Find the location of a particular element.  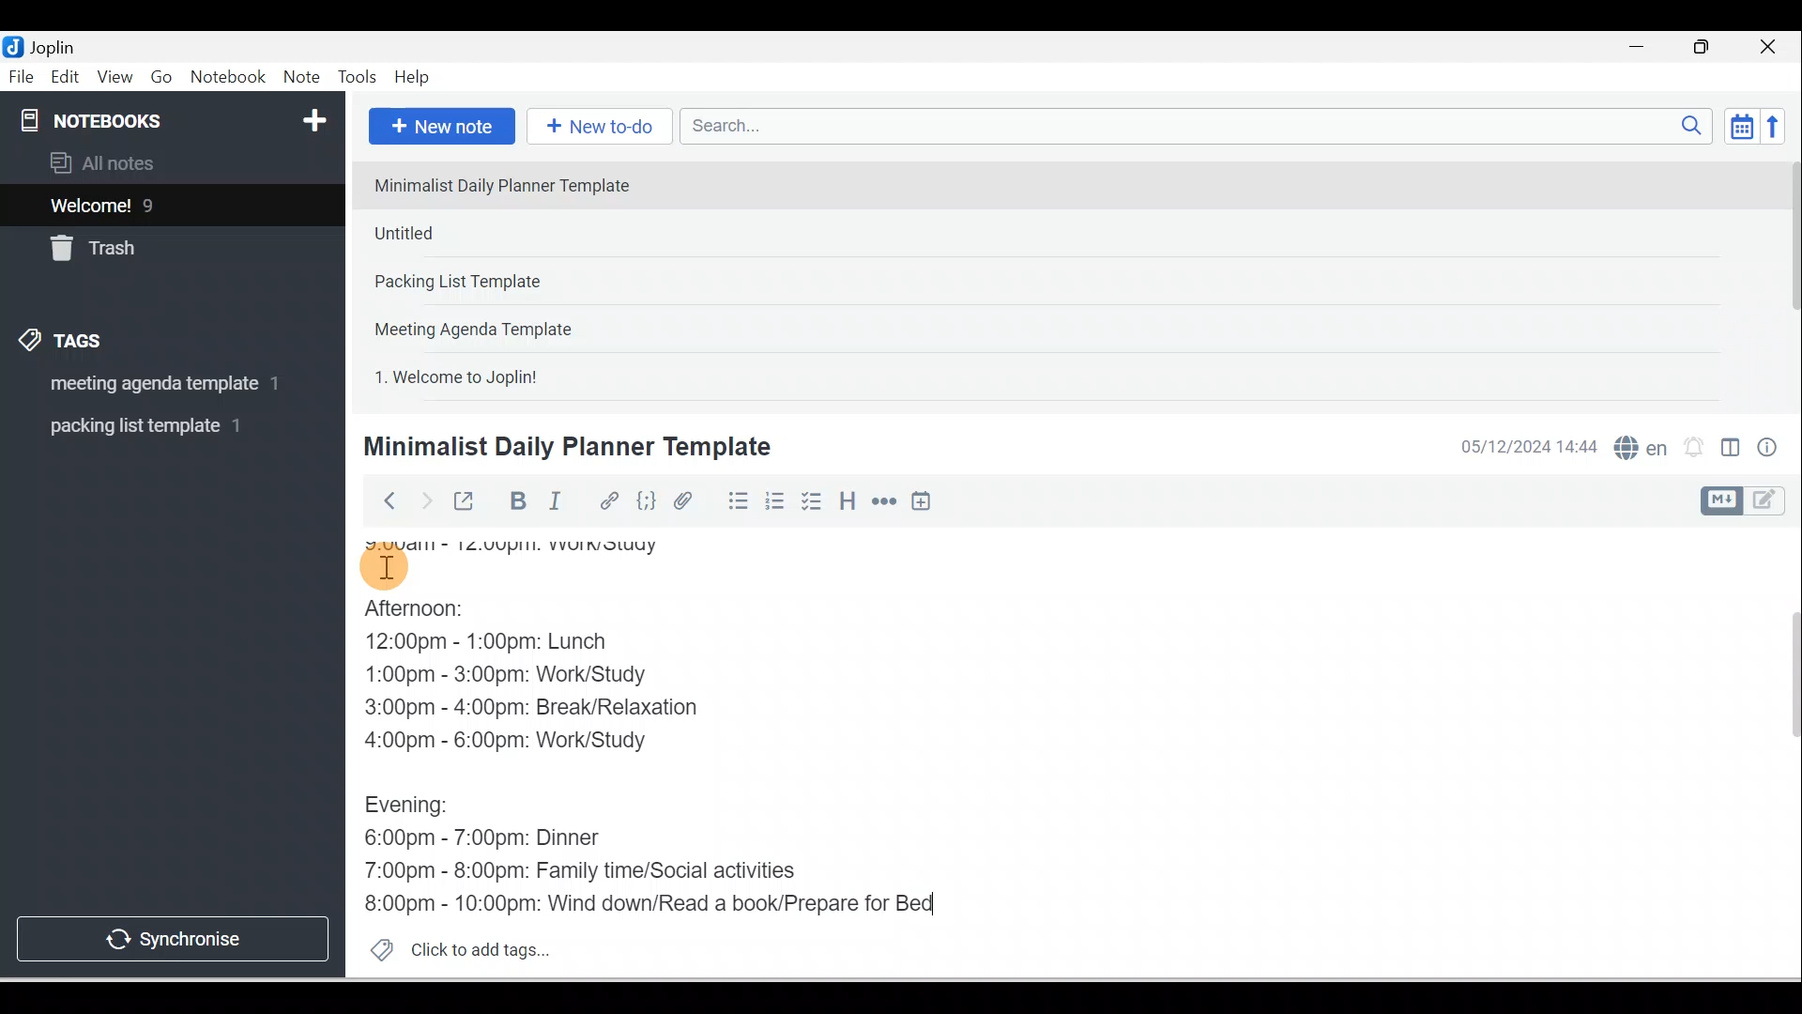

Bulleted list is located at coordinates (734, 500).